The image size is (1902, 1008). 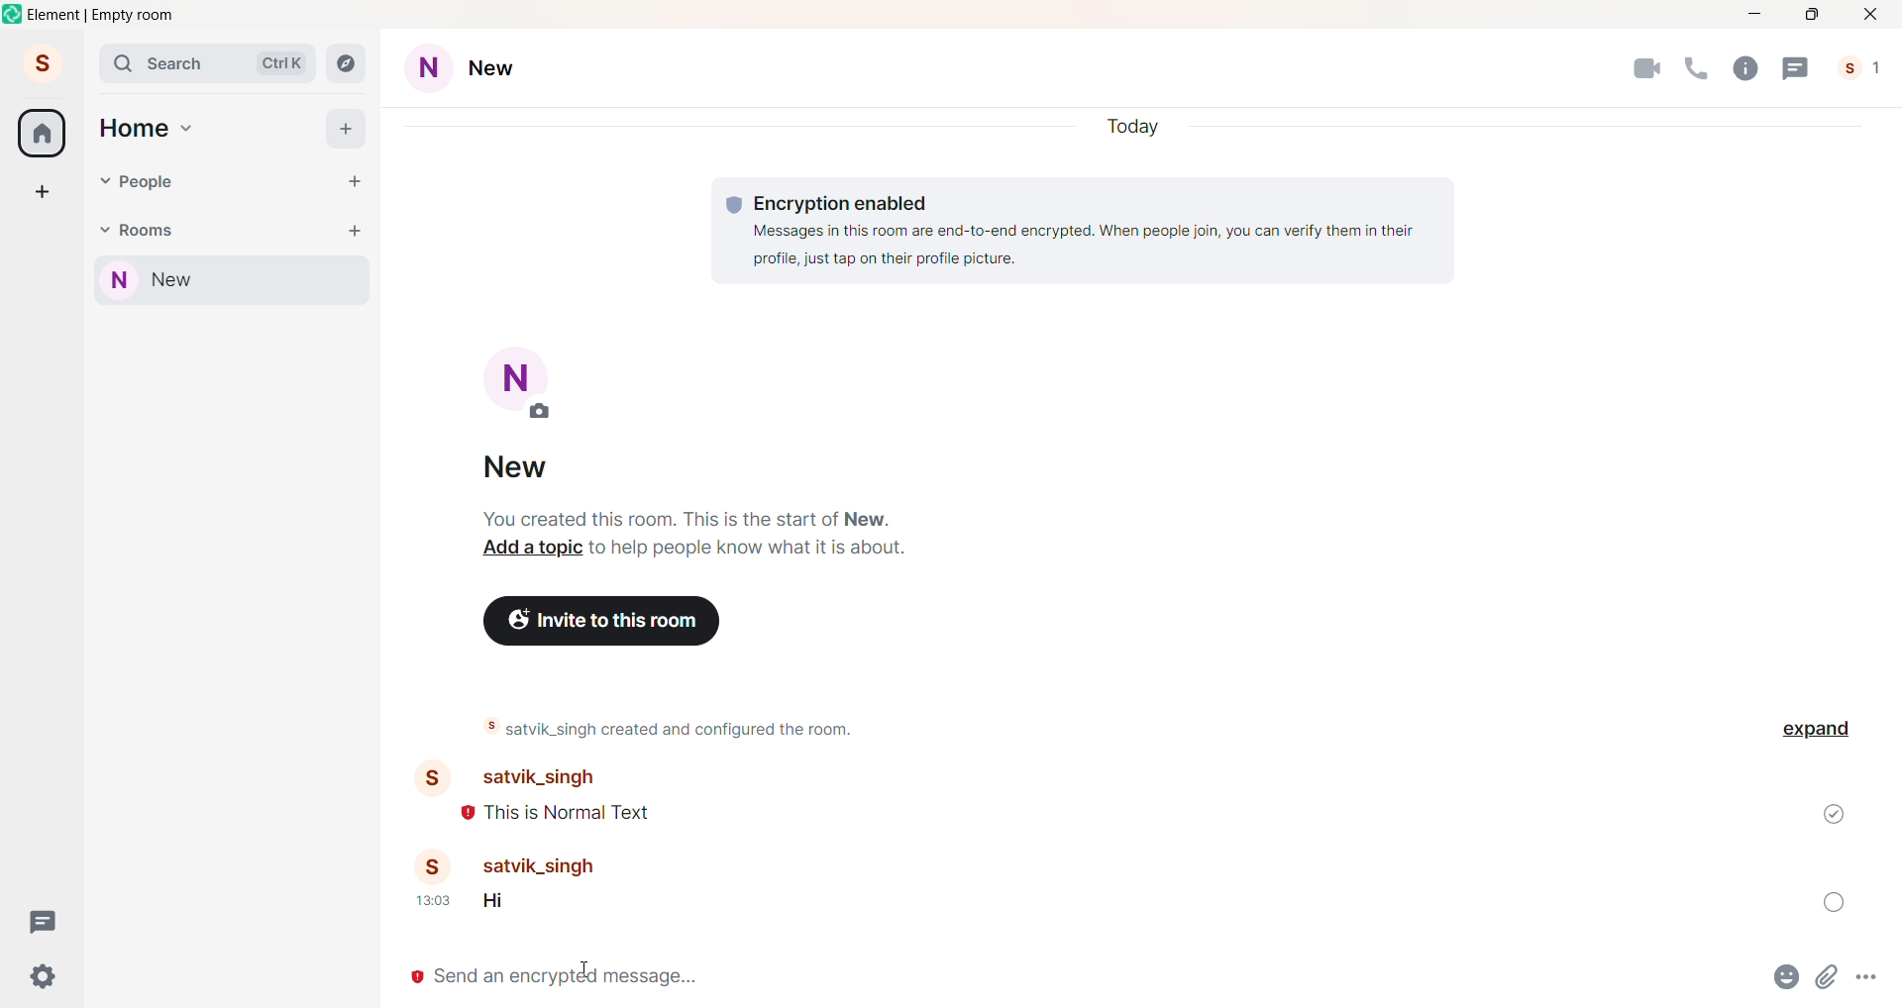 I want to click on "Hi" sent using markdown, so click(x=500, y=904).